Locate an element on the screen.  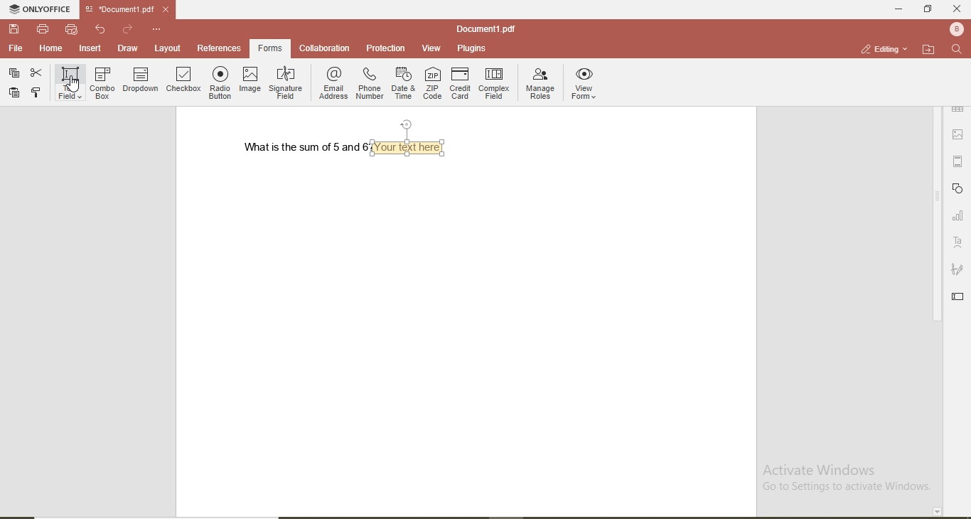
combo box is located at coordinates (102, 84).